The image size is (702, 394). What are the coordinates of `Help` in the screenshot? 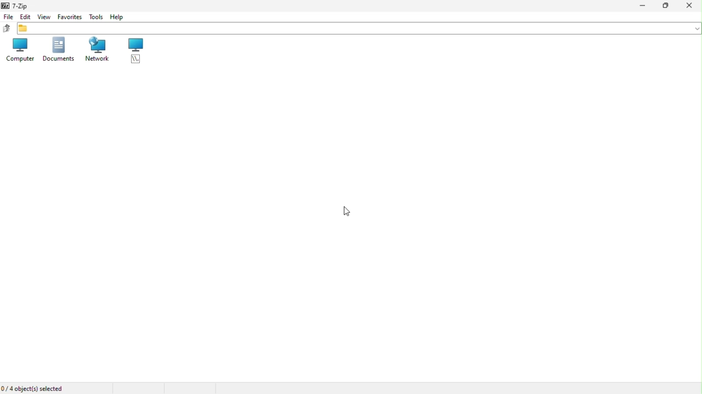 It's located at (117, 18).